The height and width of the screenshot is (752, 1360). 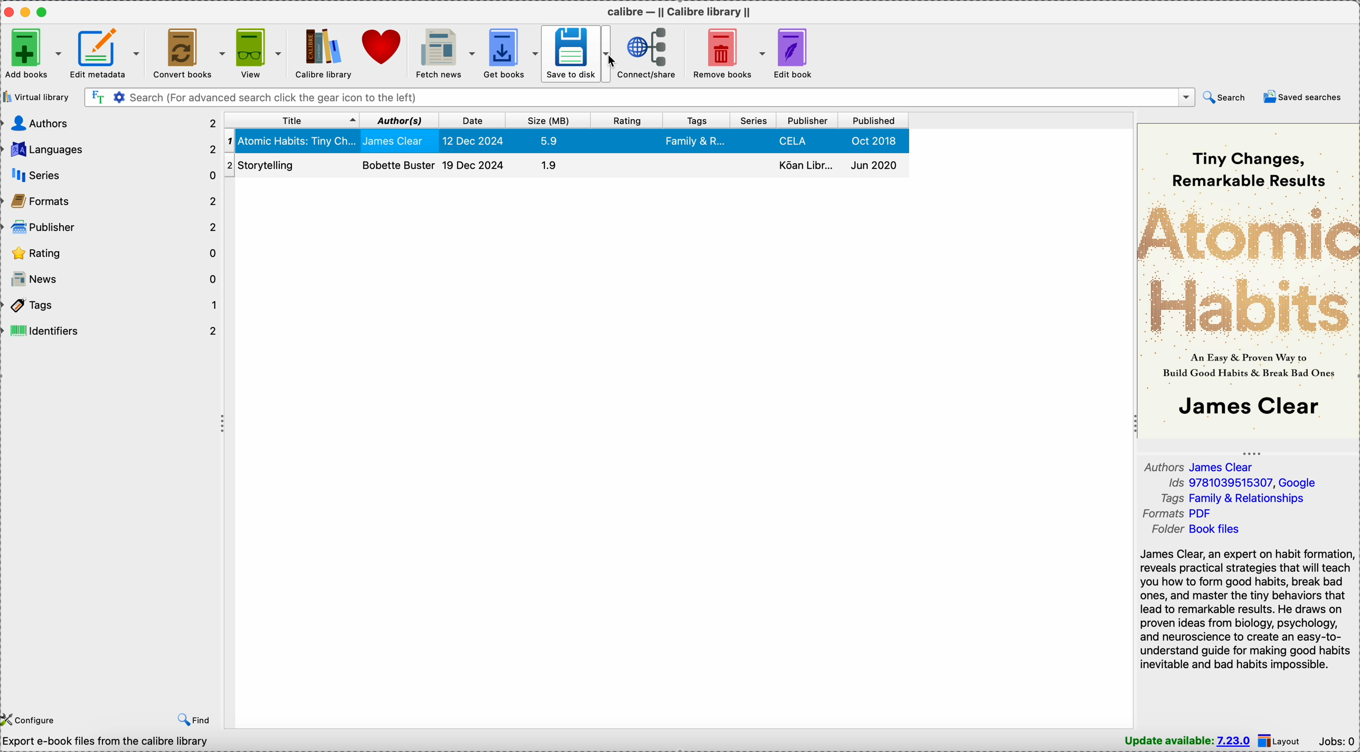 I want to click on close Calibre, so click(x=8, y=11).